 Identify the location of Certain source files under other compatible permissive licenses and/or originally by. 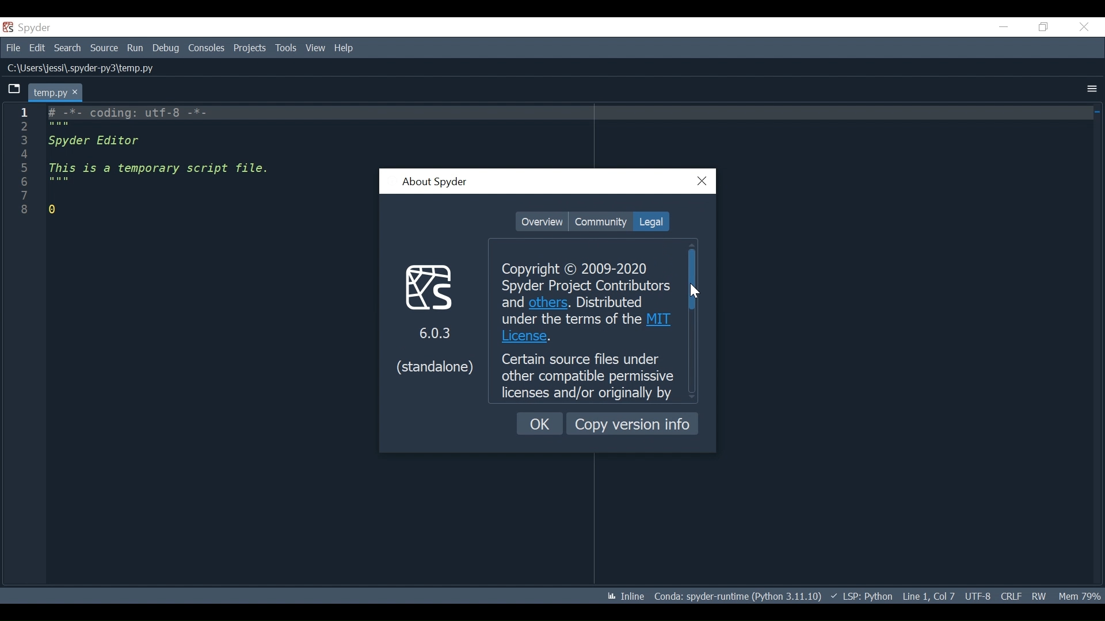
(588, 376).